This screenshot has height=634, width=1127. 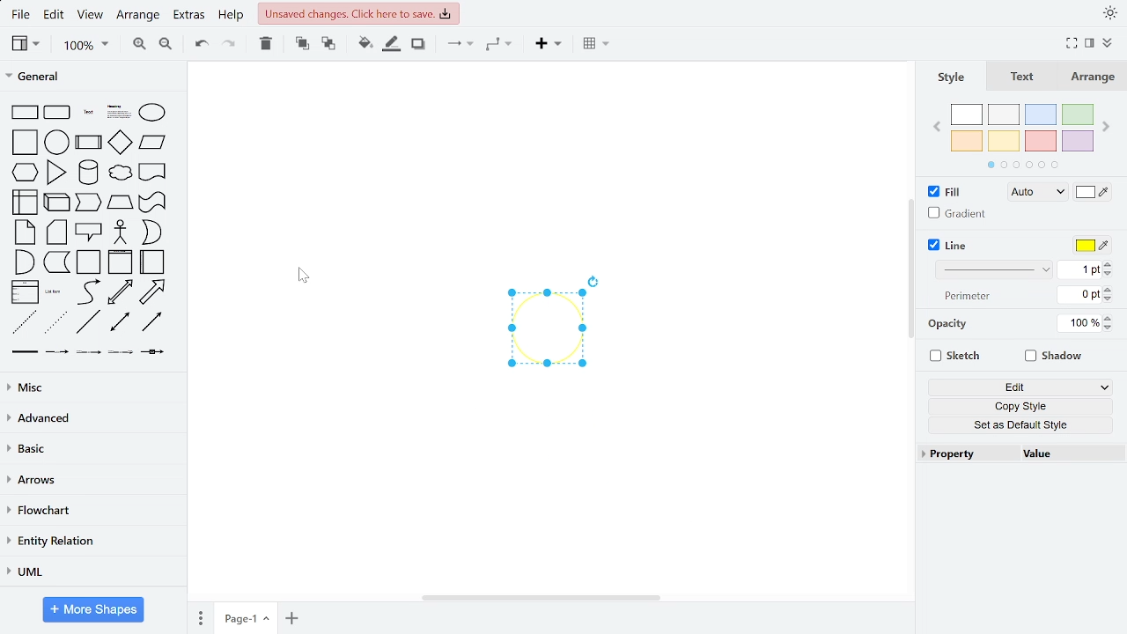 What do you see at coordinates (969, 115) in the screenshot?
I see `white` at bounding box center [969, 115].